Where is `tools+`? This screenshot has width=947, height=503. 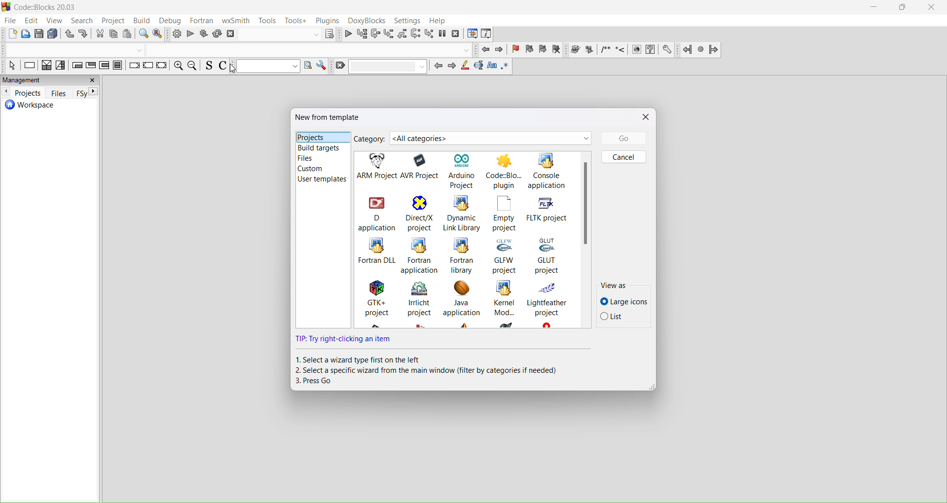 tools+ is located at coordinates (296, 21).